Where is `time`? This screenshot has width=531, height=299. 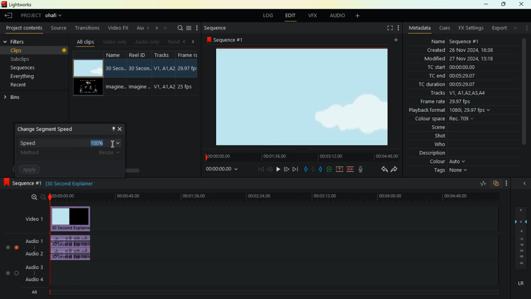
time is located at coordinates (300, 156).